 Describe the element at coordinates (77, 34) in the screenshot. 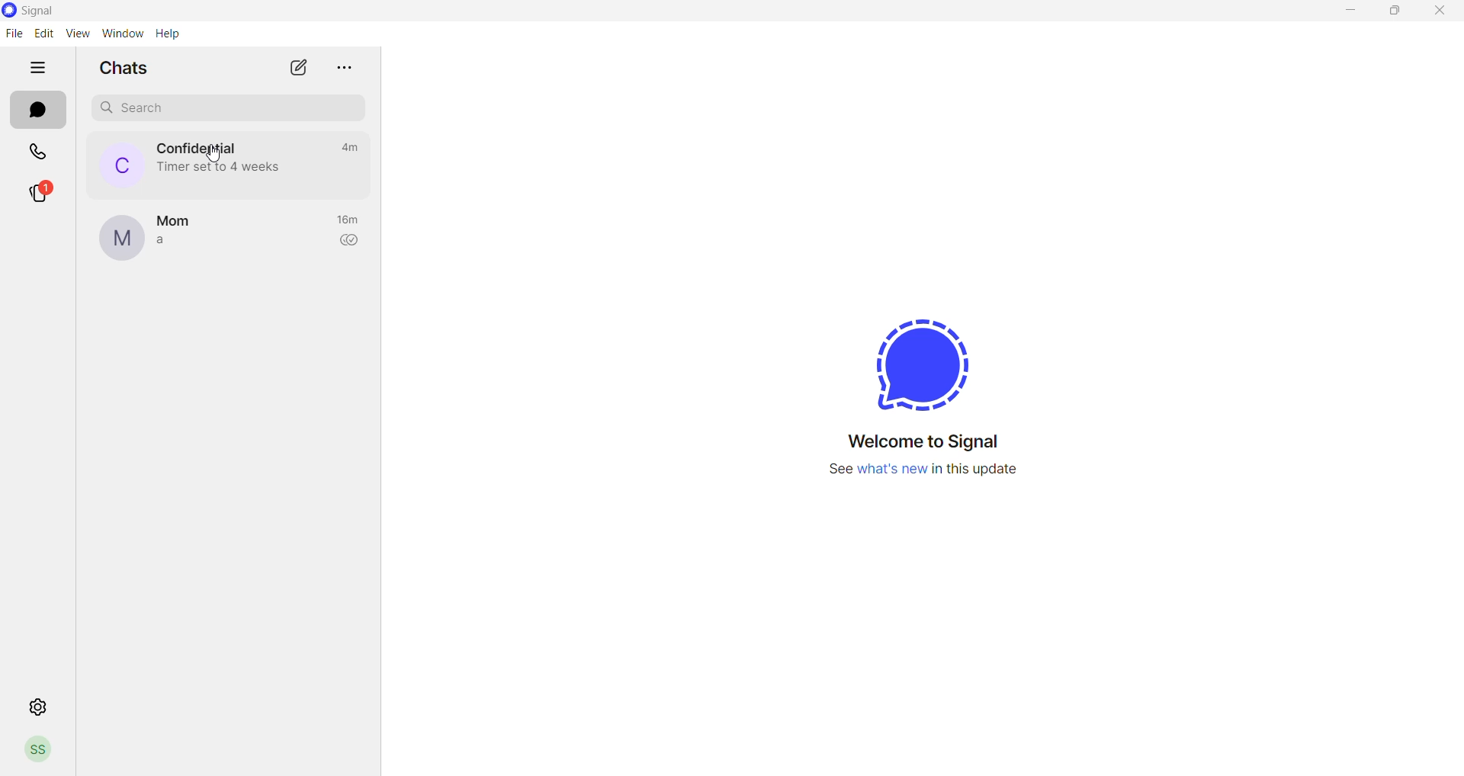

I see `view` at that location.